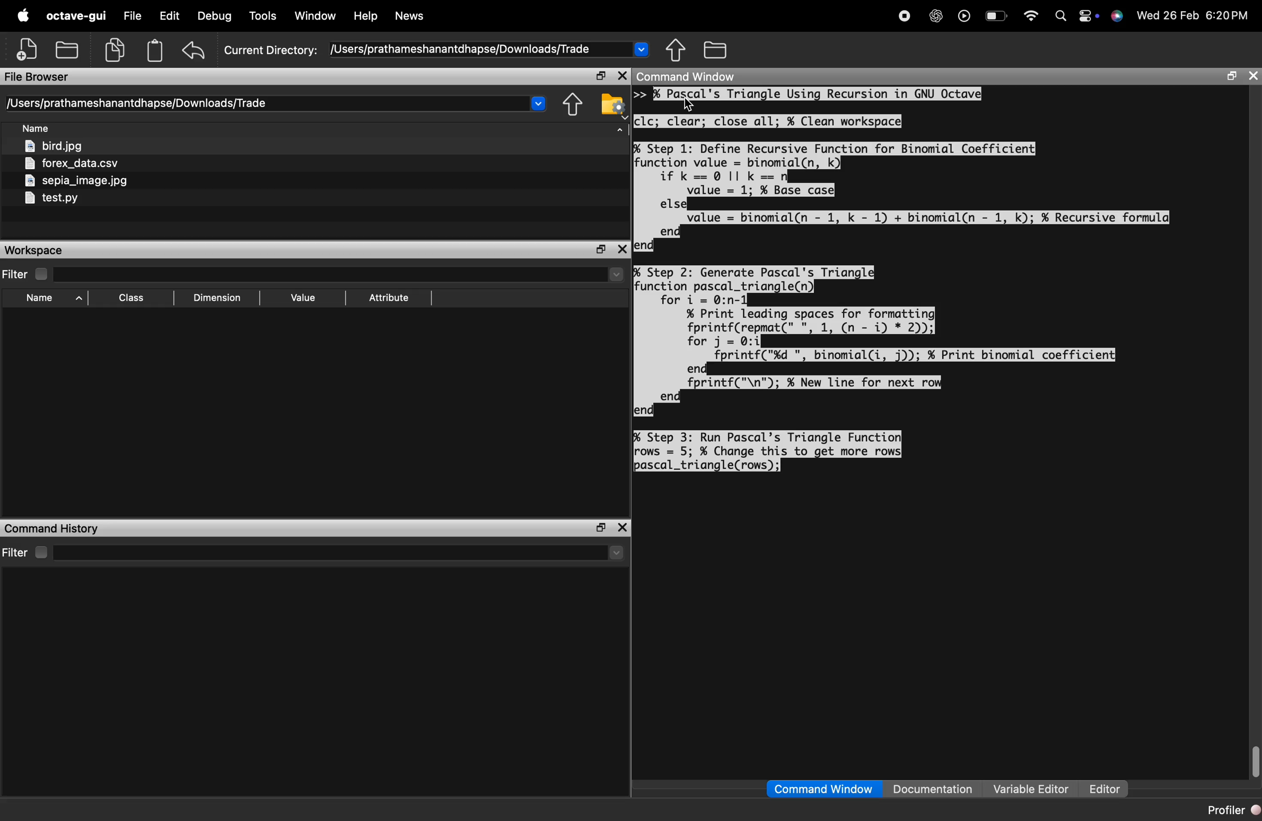 This screenshot has height=821, width=1262. Describe the element at coordinates (901, 278) in the screenshot. I see `% Pascal's Triangle Using Recursion in GNU Octave]clc; clear; close all; % Clean workspace)% Step 1: Define Recursive Function for Binomial Coefficientfunction value = binomial(n, k)|if k==0 II k ==n|value = 1; % Base caseelse)value = binomial(n - 1, k - 1) + binomial(n - 1, k); % Recursive formula,endlend% Step 2: Generate Pascal's Trianglefunction pascal_triangle(n)for i = 0:n-% Print leading spaces for formattingfprintf(repmat(" ", 1, (n - i) * 2));for j = 0:1fprintf("%d ", binomial(i, j)); % Print binomial coefficient]endfprintf("\n"); % New line for next roendlend% Step 3: Run Pascal’s Triangle Functionrows = 5; % Change this to get more rowspascal _triangle(rows);` at that location.